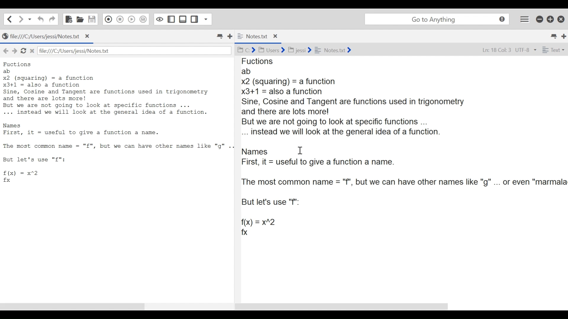 The width and height of the screenshot is (568, 319). What do you see at coordinates (9, 19) in the screenshot?
I see `Go Back one location` at bounding box center [9, 19].